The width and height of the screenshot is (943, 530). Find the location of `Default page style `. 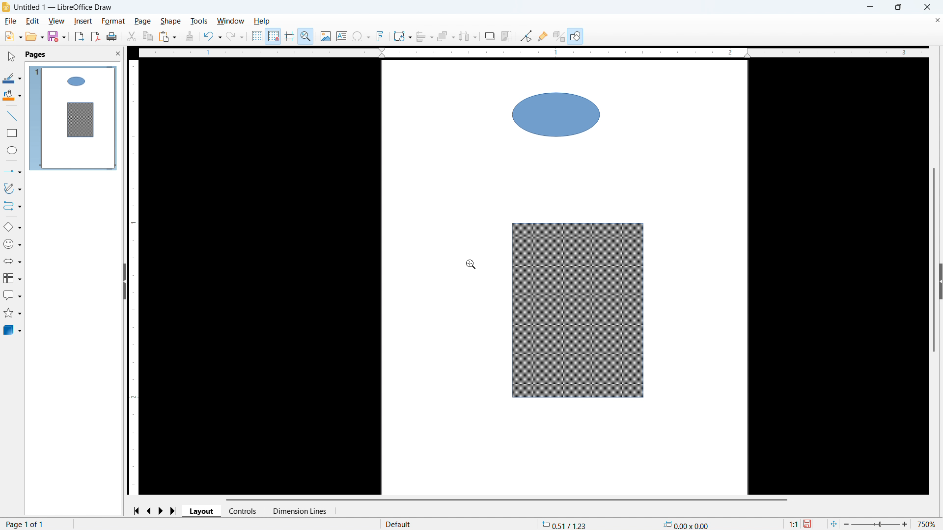

Default page style  is located at coordinates (399, 523).